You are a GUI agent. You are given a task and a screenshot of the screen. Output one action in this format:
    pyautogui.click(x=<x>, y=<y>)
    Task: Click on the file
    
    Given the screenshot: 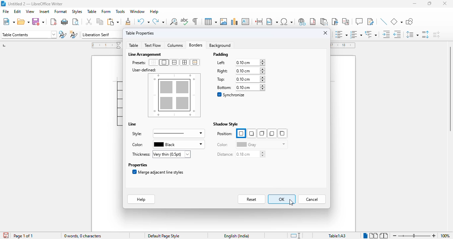 What is the action you would take?
    pyautogui.click(x=5, y=12)
    